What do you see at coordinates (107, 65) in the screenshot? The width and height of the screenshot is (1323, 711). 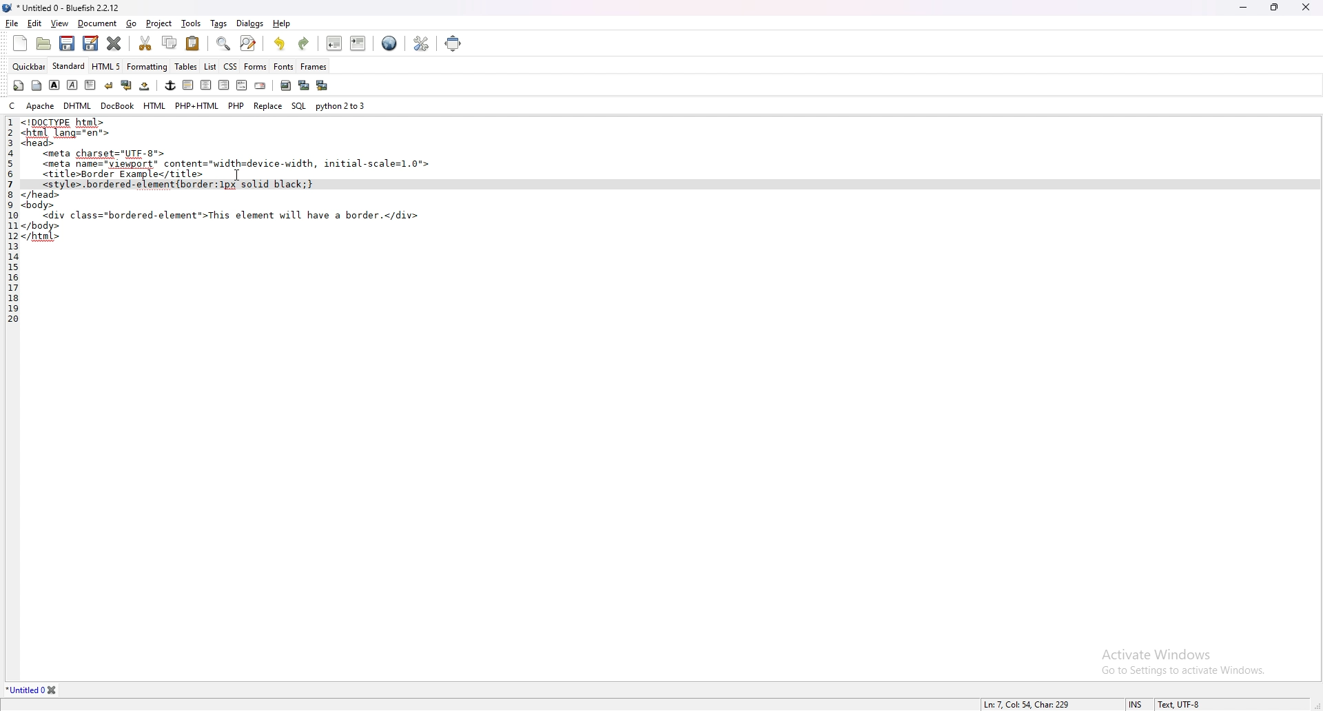 I see `html 5` at bounding box center [107, 65].